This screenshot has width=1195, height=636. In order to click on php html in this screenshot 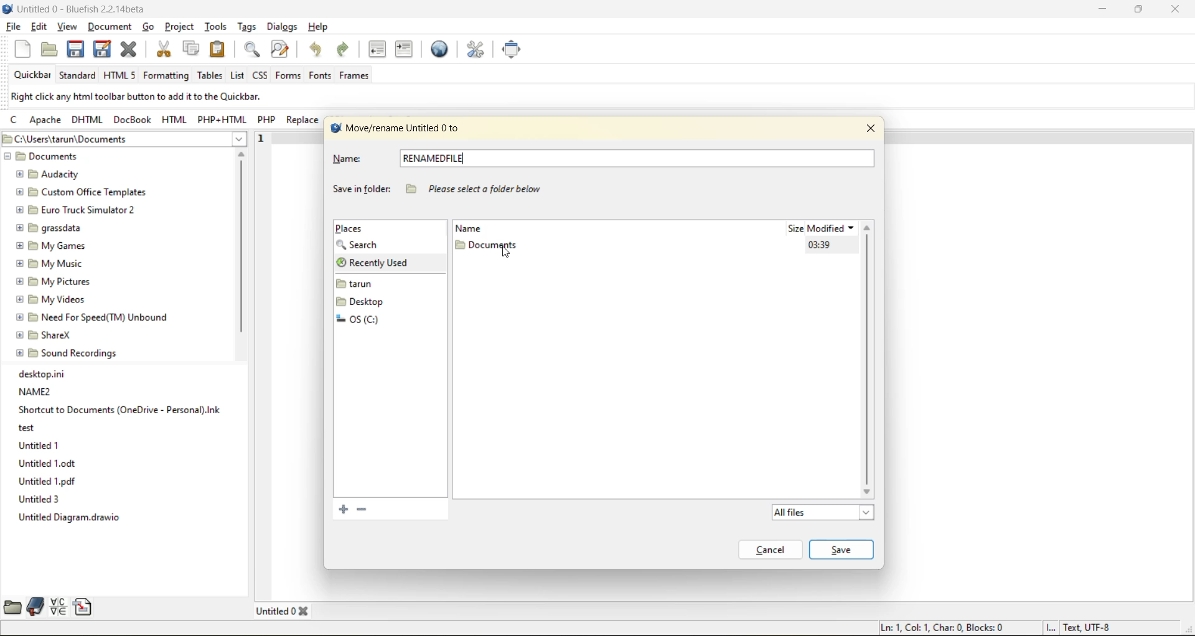, I will do `click(225, 121)`.